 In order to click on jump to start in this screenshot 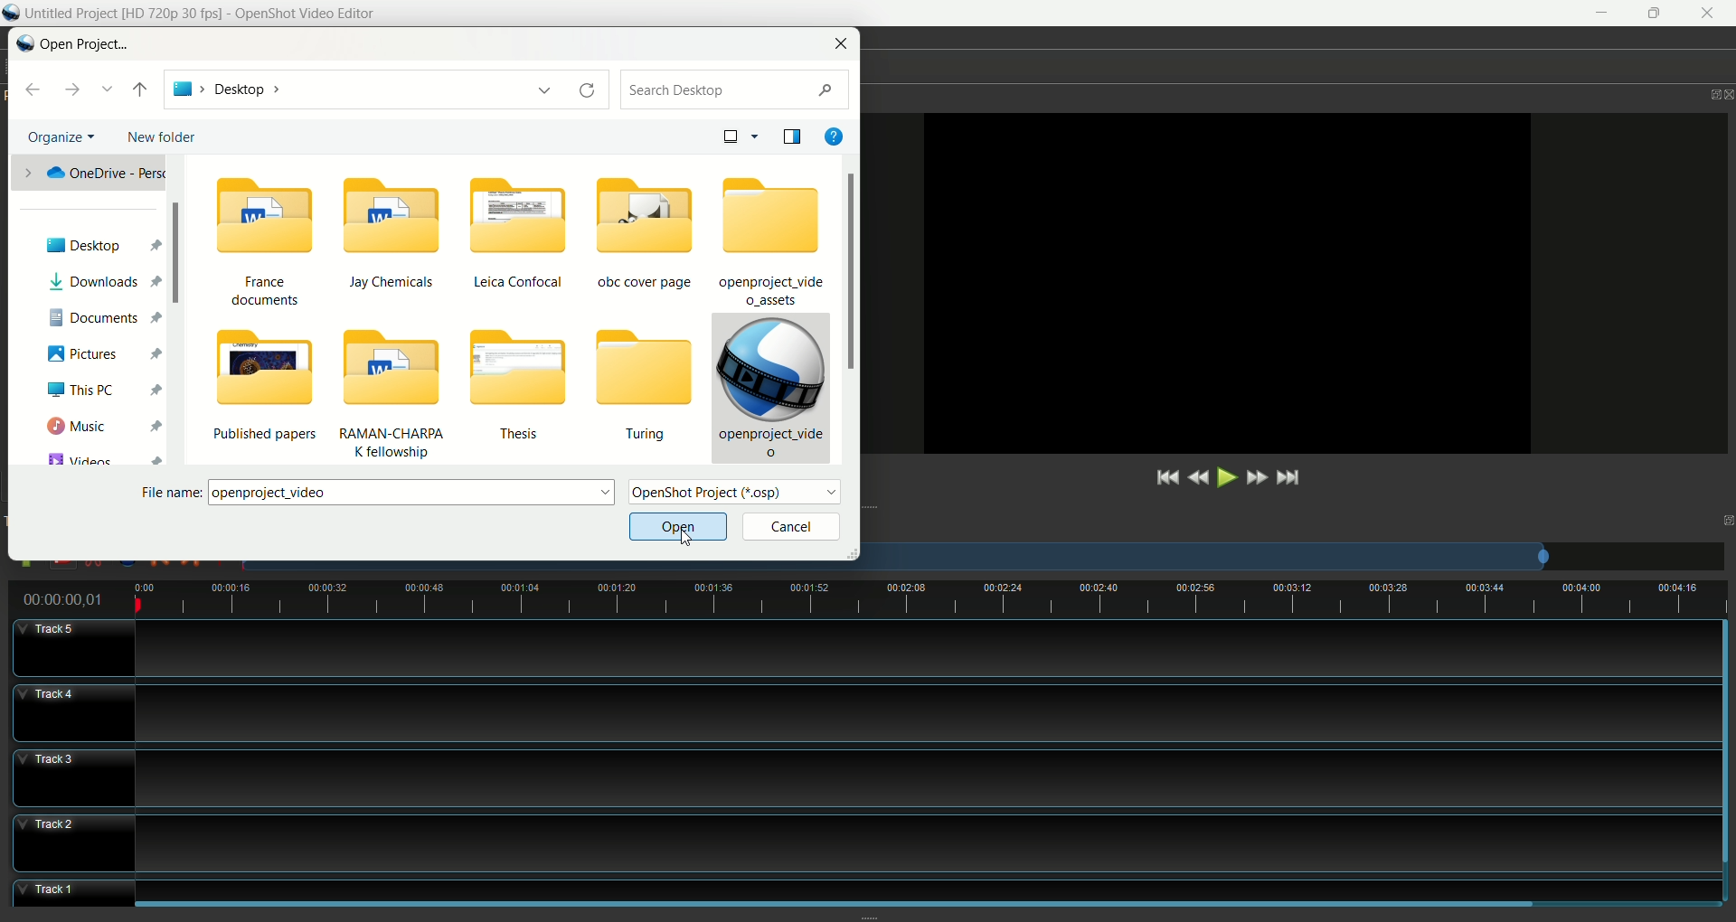, I will do `click(1165, 479)`.